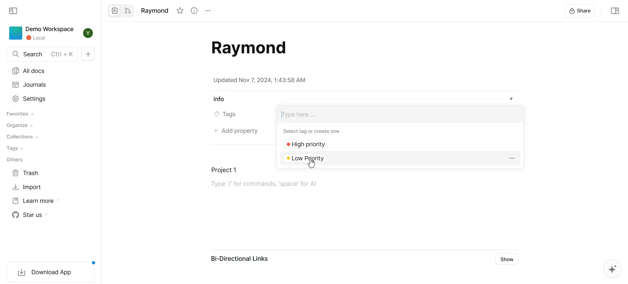 This screenshot has width=628, height=284. Describe the element at coordinates (32, 215) in the screenshot. I see `Star us` at that location.